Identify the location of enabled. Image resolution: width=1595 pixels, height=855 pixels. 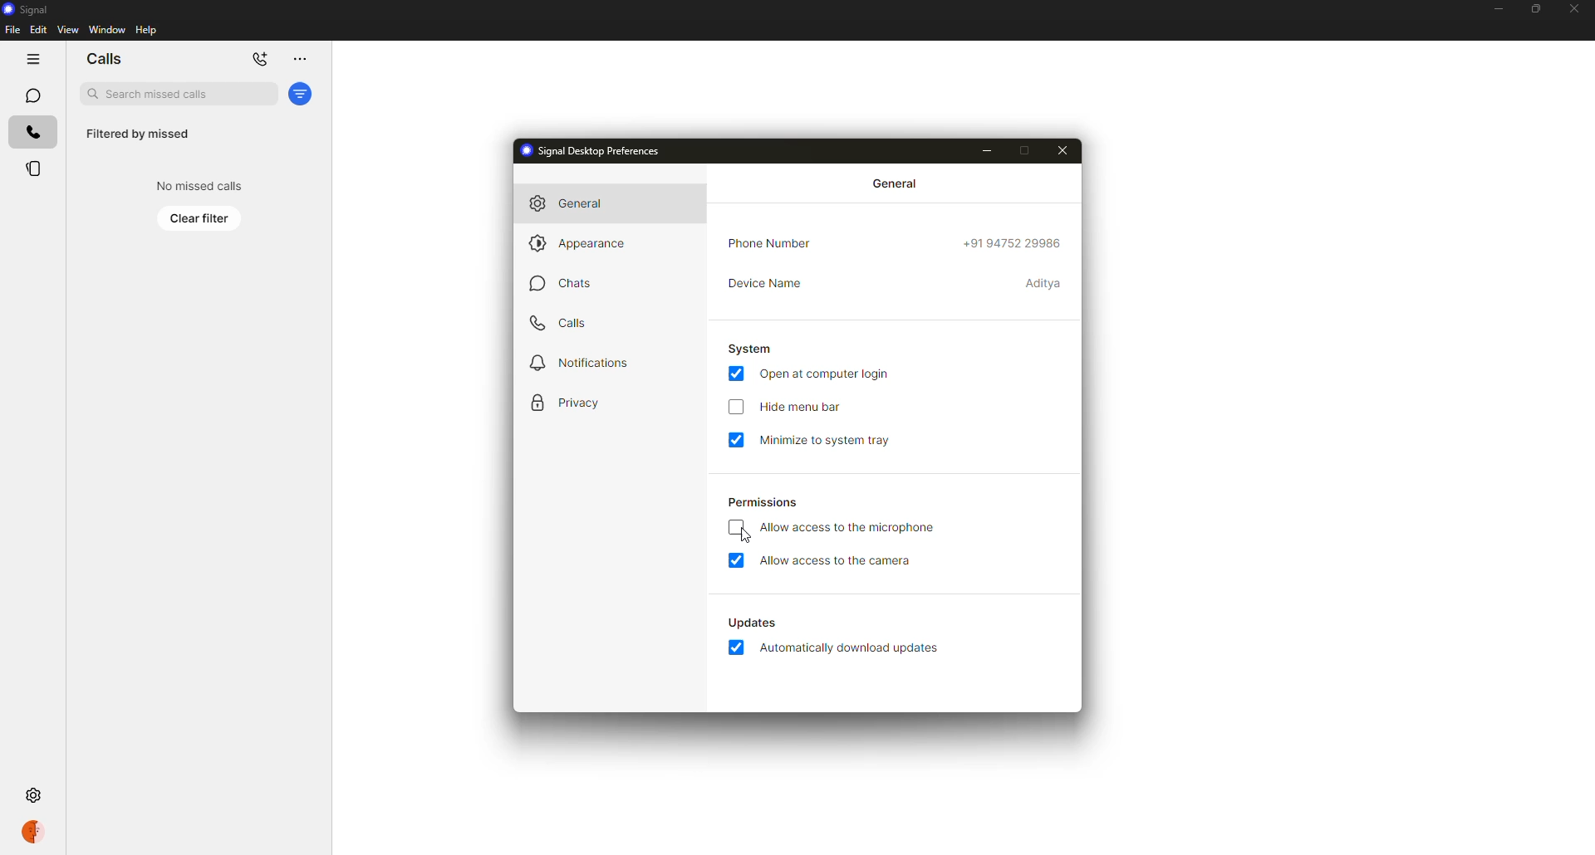
(738, 647).